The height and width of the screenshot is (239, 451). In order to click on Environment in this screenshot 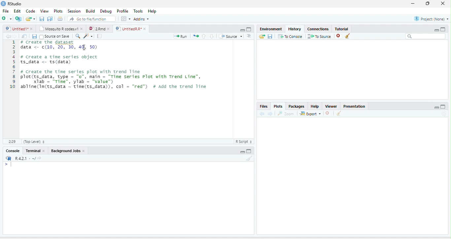, I will do `click(271, 29)`.